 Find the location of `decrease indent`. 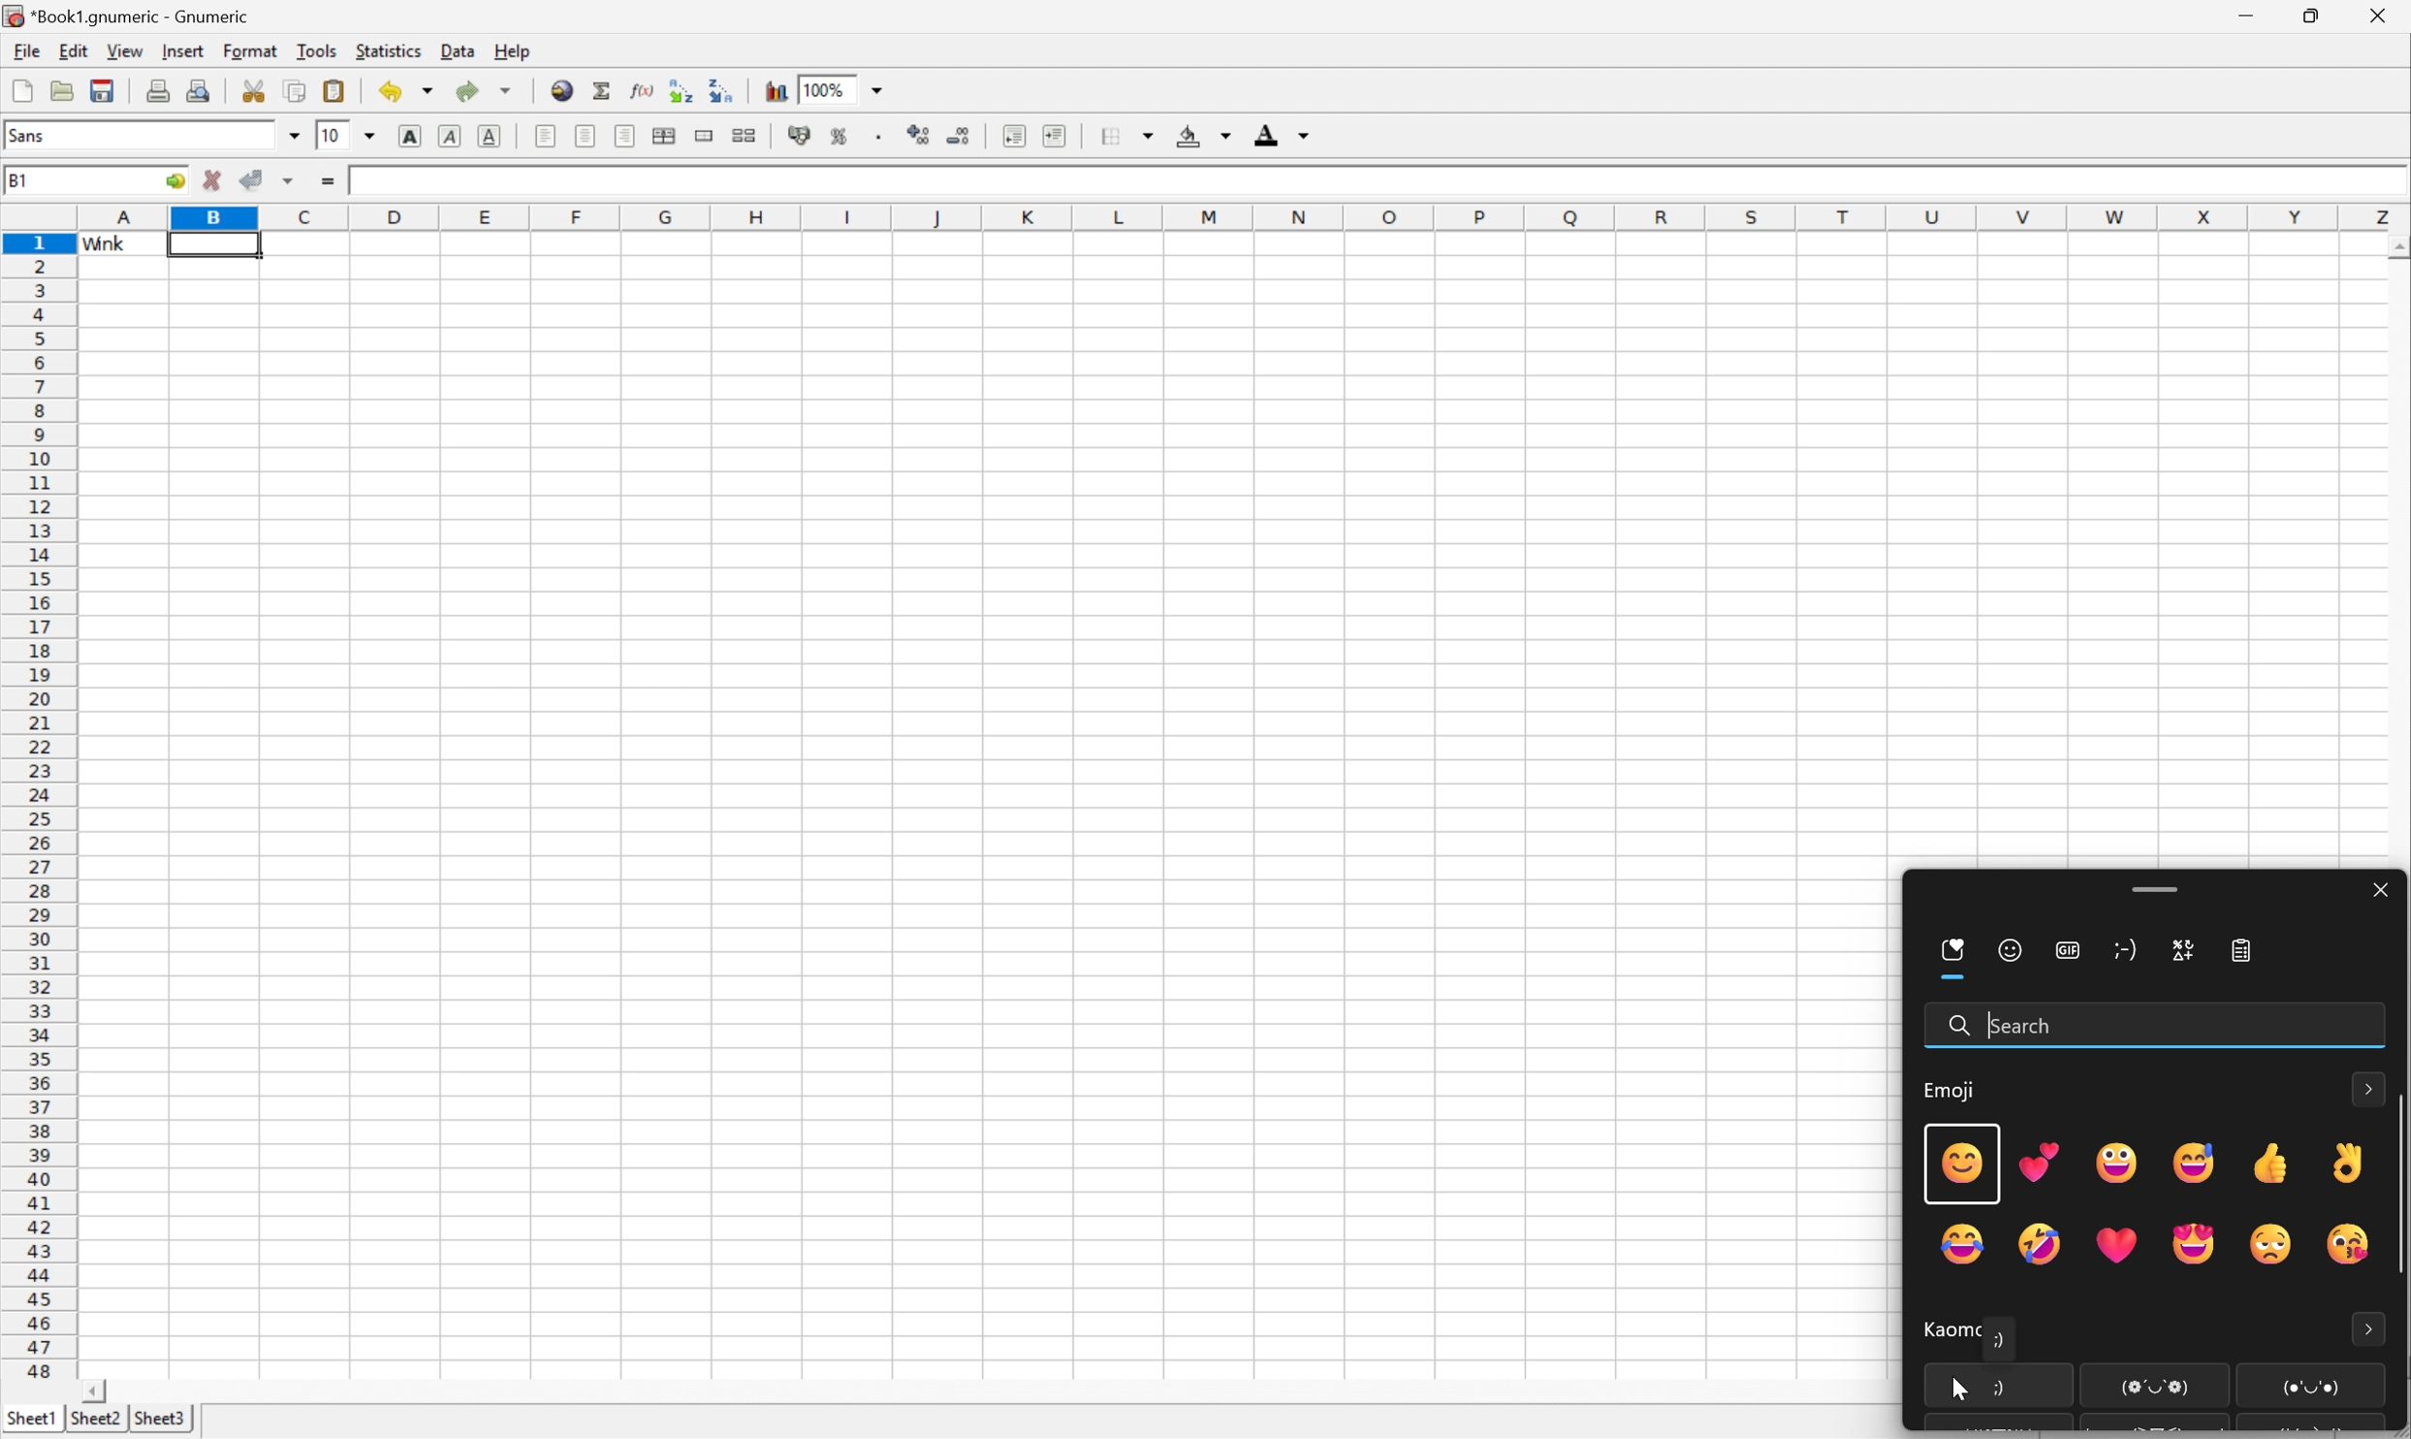

decrease indent is located at coordinates (1014, 136).